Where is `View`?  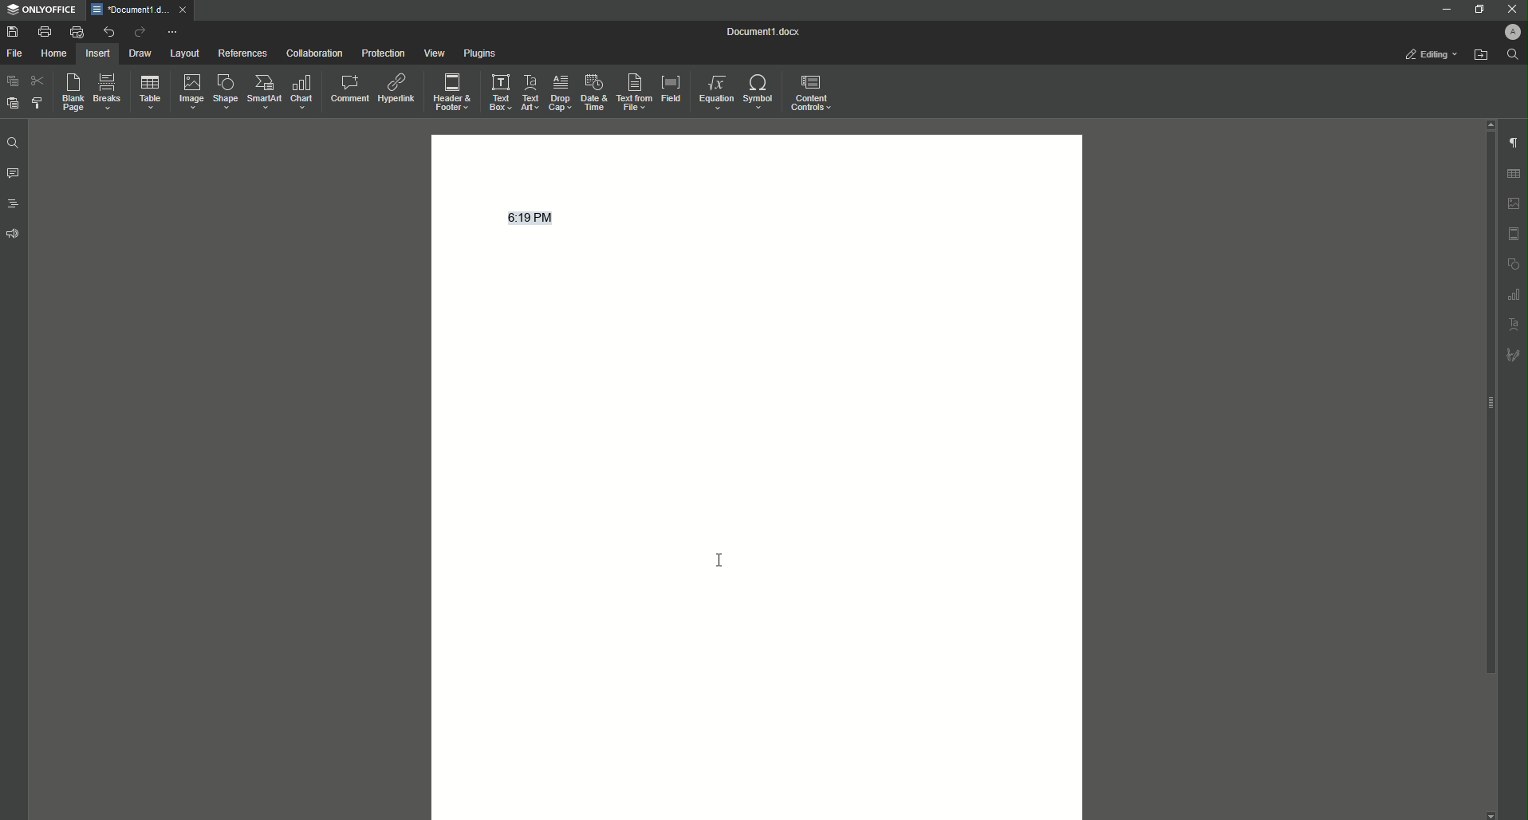
View is located at coordinates (430, 53).